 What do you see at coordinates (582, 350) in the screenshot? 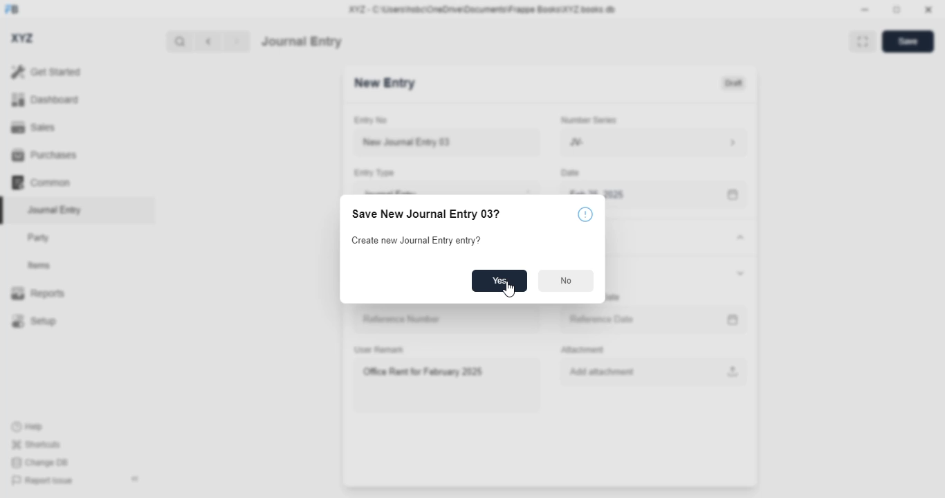
I see `attachment` at bounding box center [582, 350].